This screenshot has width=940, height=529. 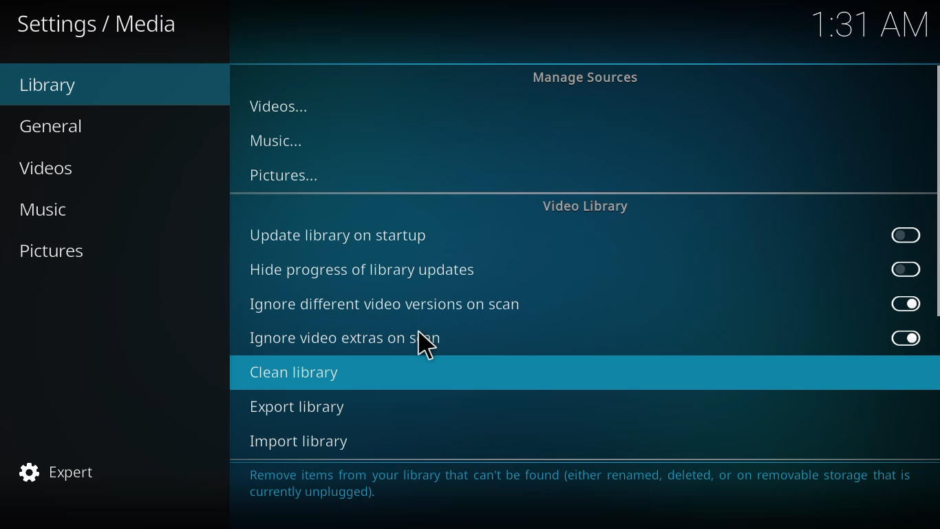 I want to click on Music, so click(x=45, y=211).